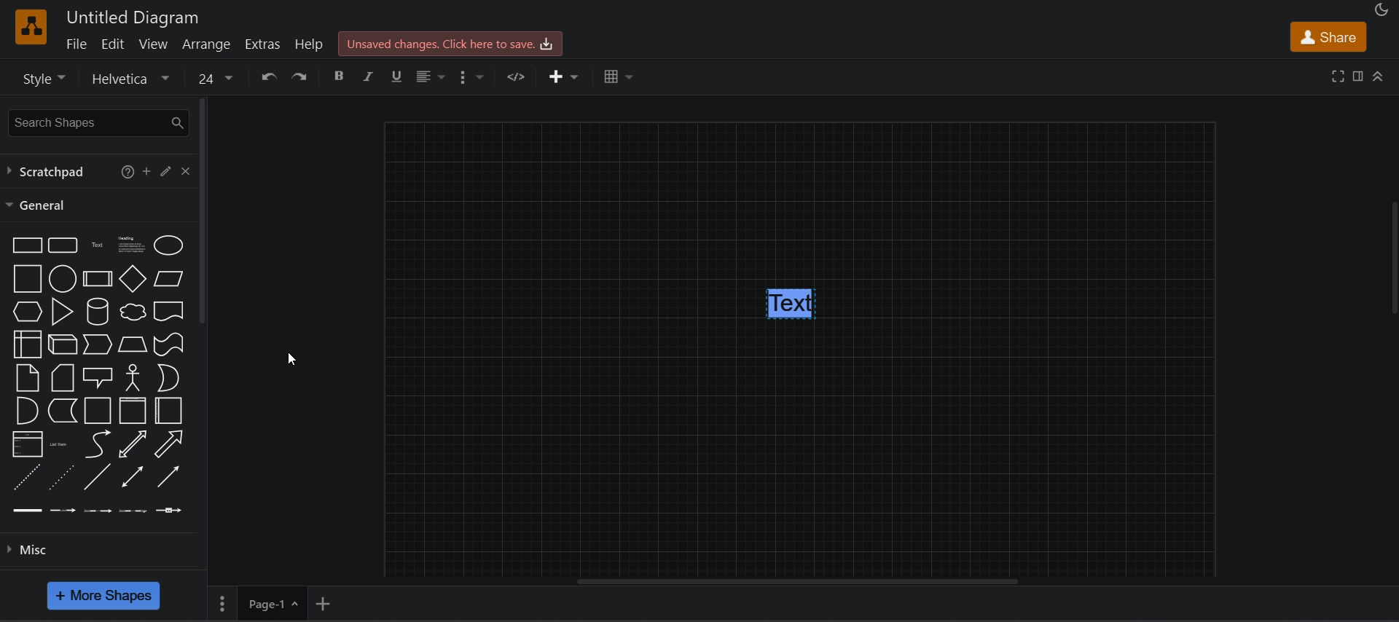 Image resolution: width=1399 pixels, height=622 pixels. What do you see at coordinates (796, 581) in the screenshot?
I see `horizontal scroll bar` at bounding box center [796, 581].